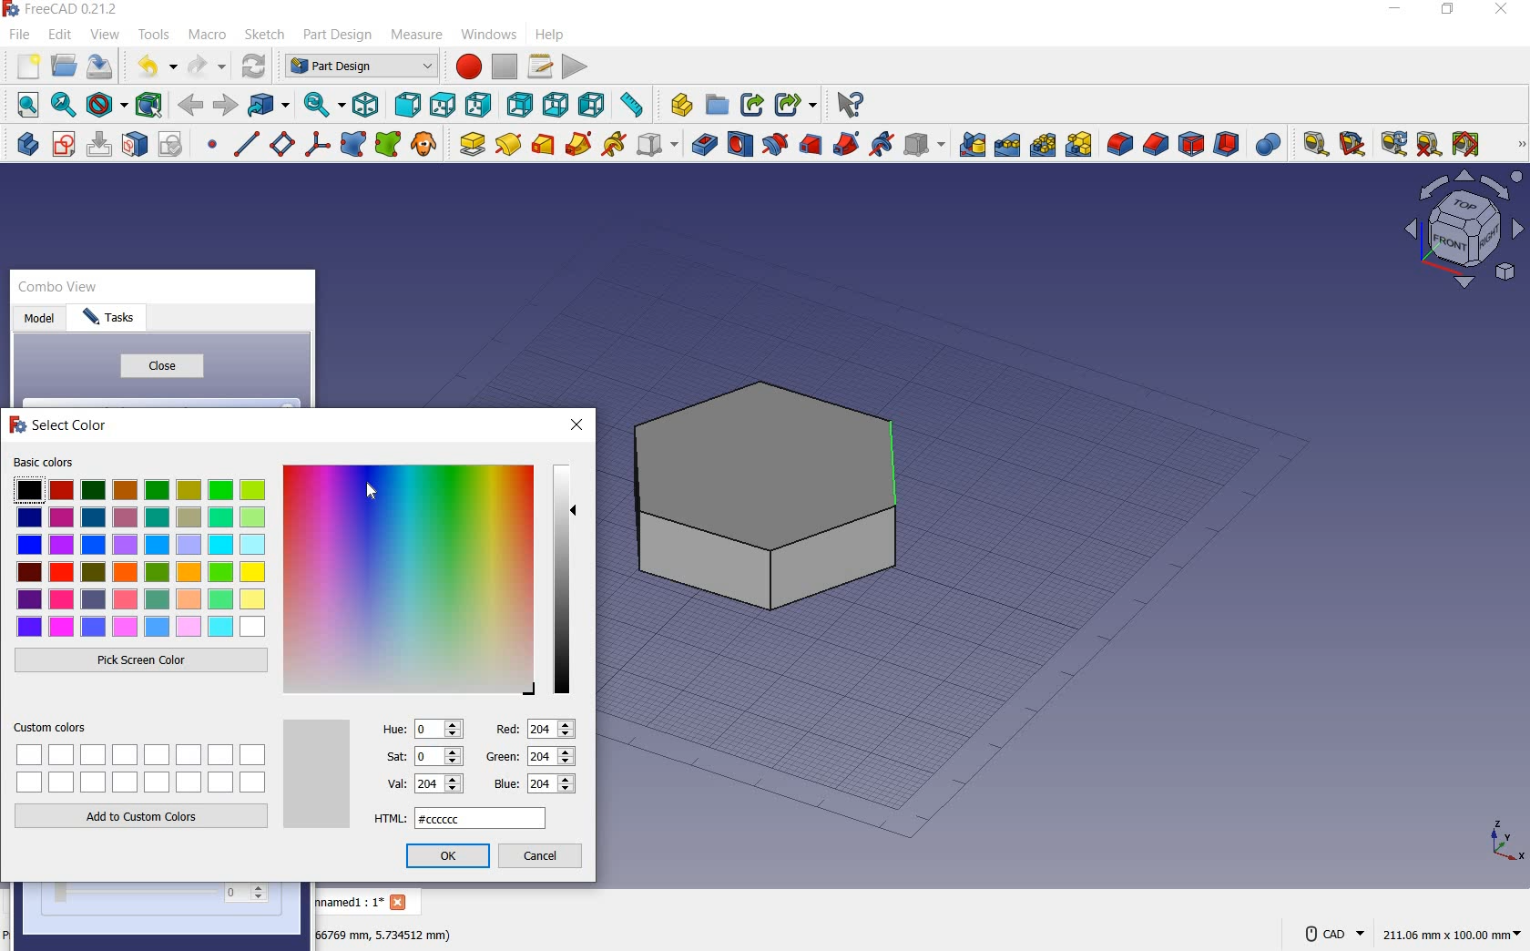  I want to click on windows, so click(489, 37).